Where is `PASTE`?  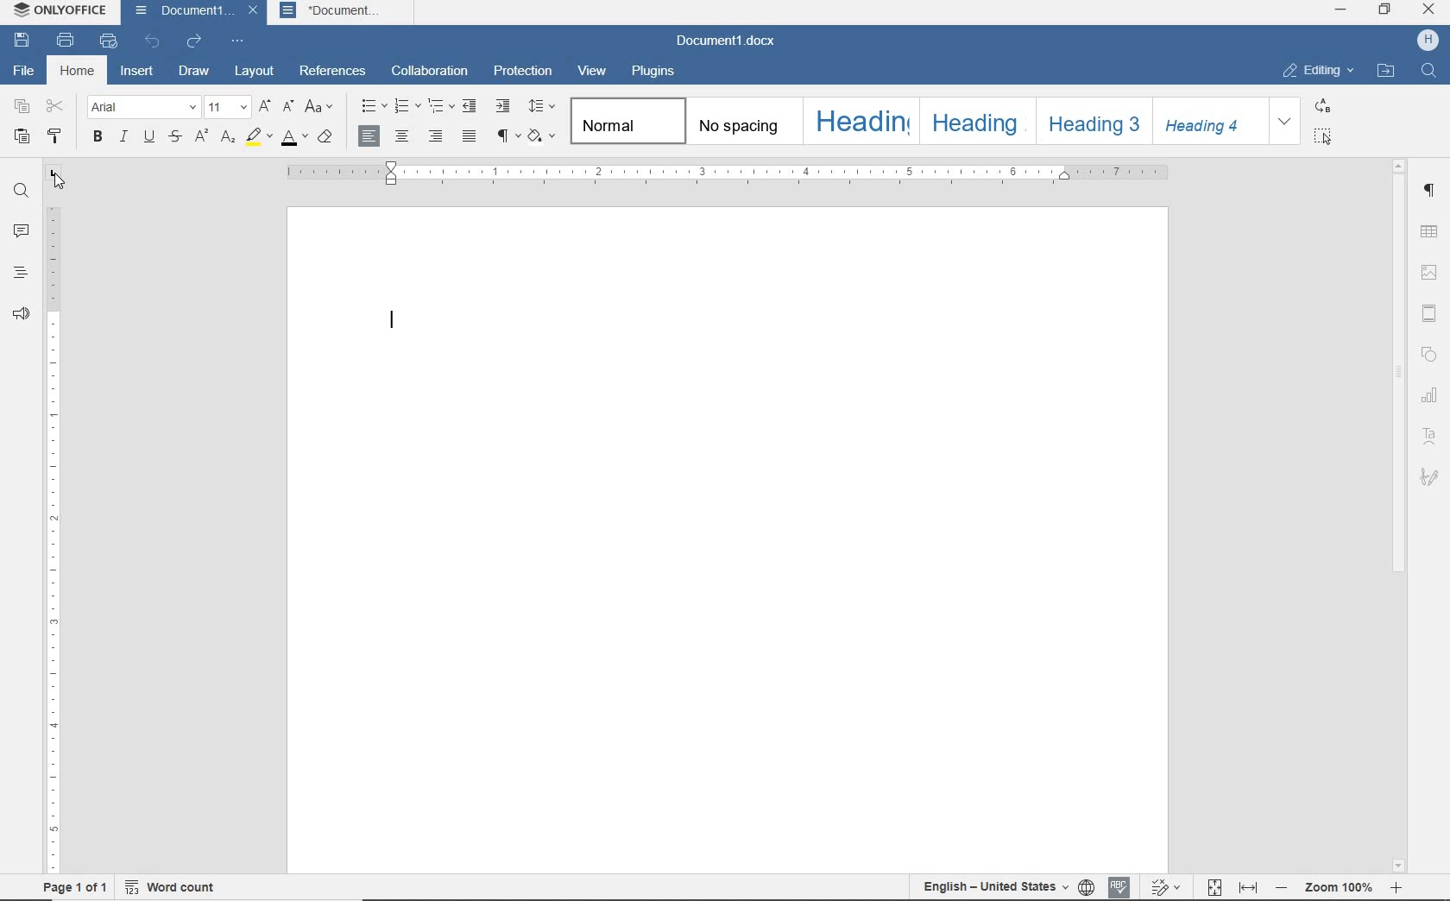
PASTE is located at coordinates (22, 138).